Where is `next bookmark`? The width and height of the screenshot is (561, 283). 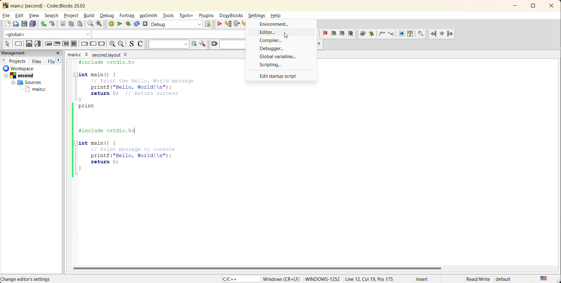
next bookmark is located at coordinates (343, 33).